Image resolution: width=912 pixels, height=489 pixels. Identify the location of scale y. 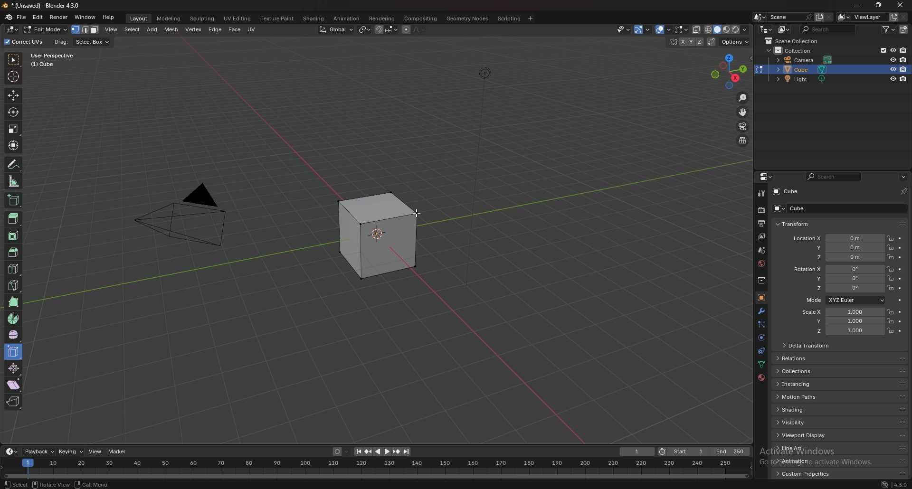
(842, 321).